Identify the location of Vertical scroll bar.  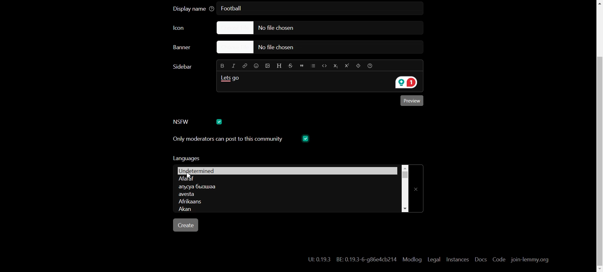
(405, 187).